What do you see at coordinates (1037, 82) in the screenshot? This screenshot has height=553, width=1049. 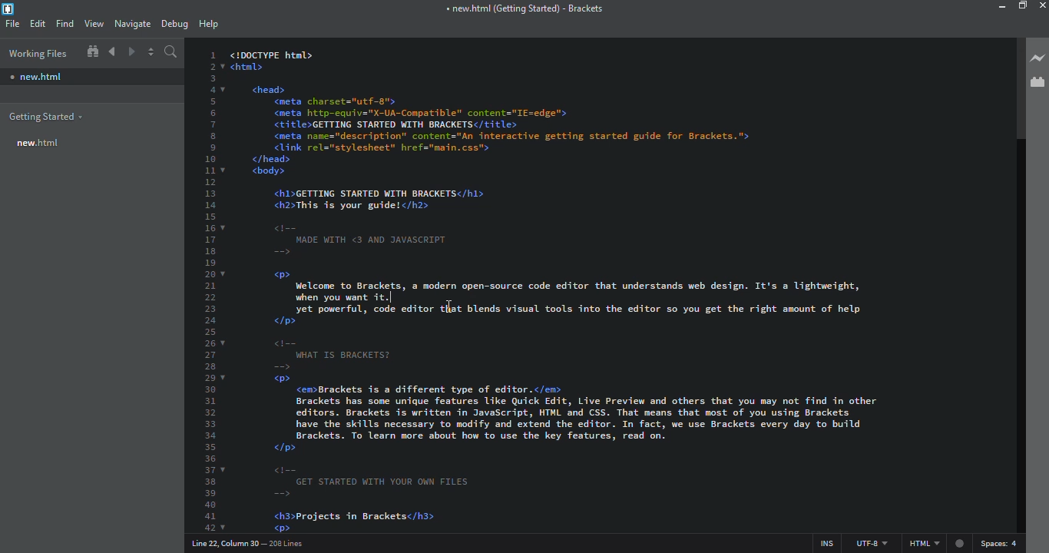 I see `extension manager` at bounding box center [1037, 82].